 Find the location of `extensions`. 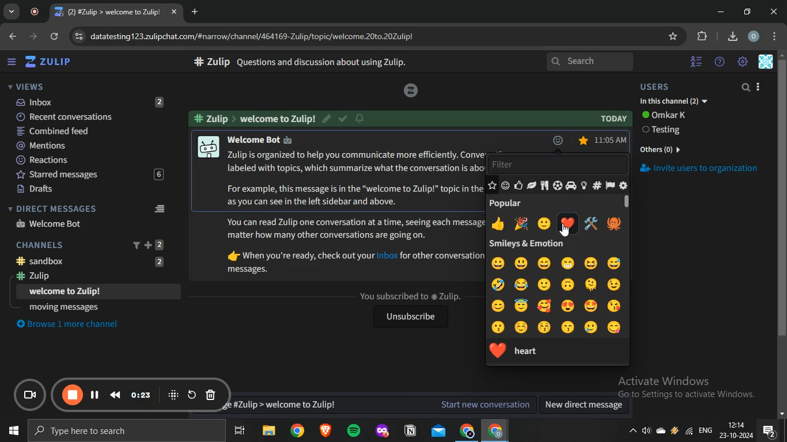

extensions is located at coordinates (703, 36).